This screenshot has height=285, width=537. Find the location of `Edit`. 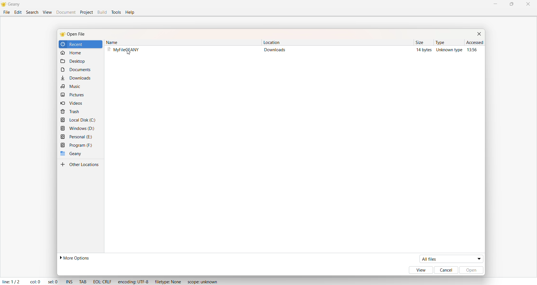

Edit is located at coordinates (18, 12).